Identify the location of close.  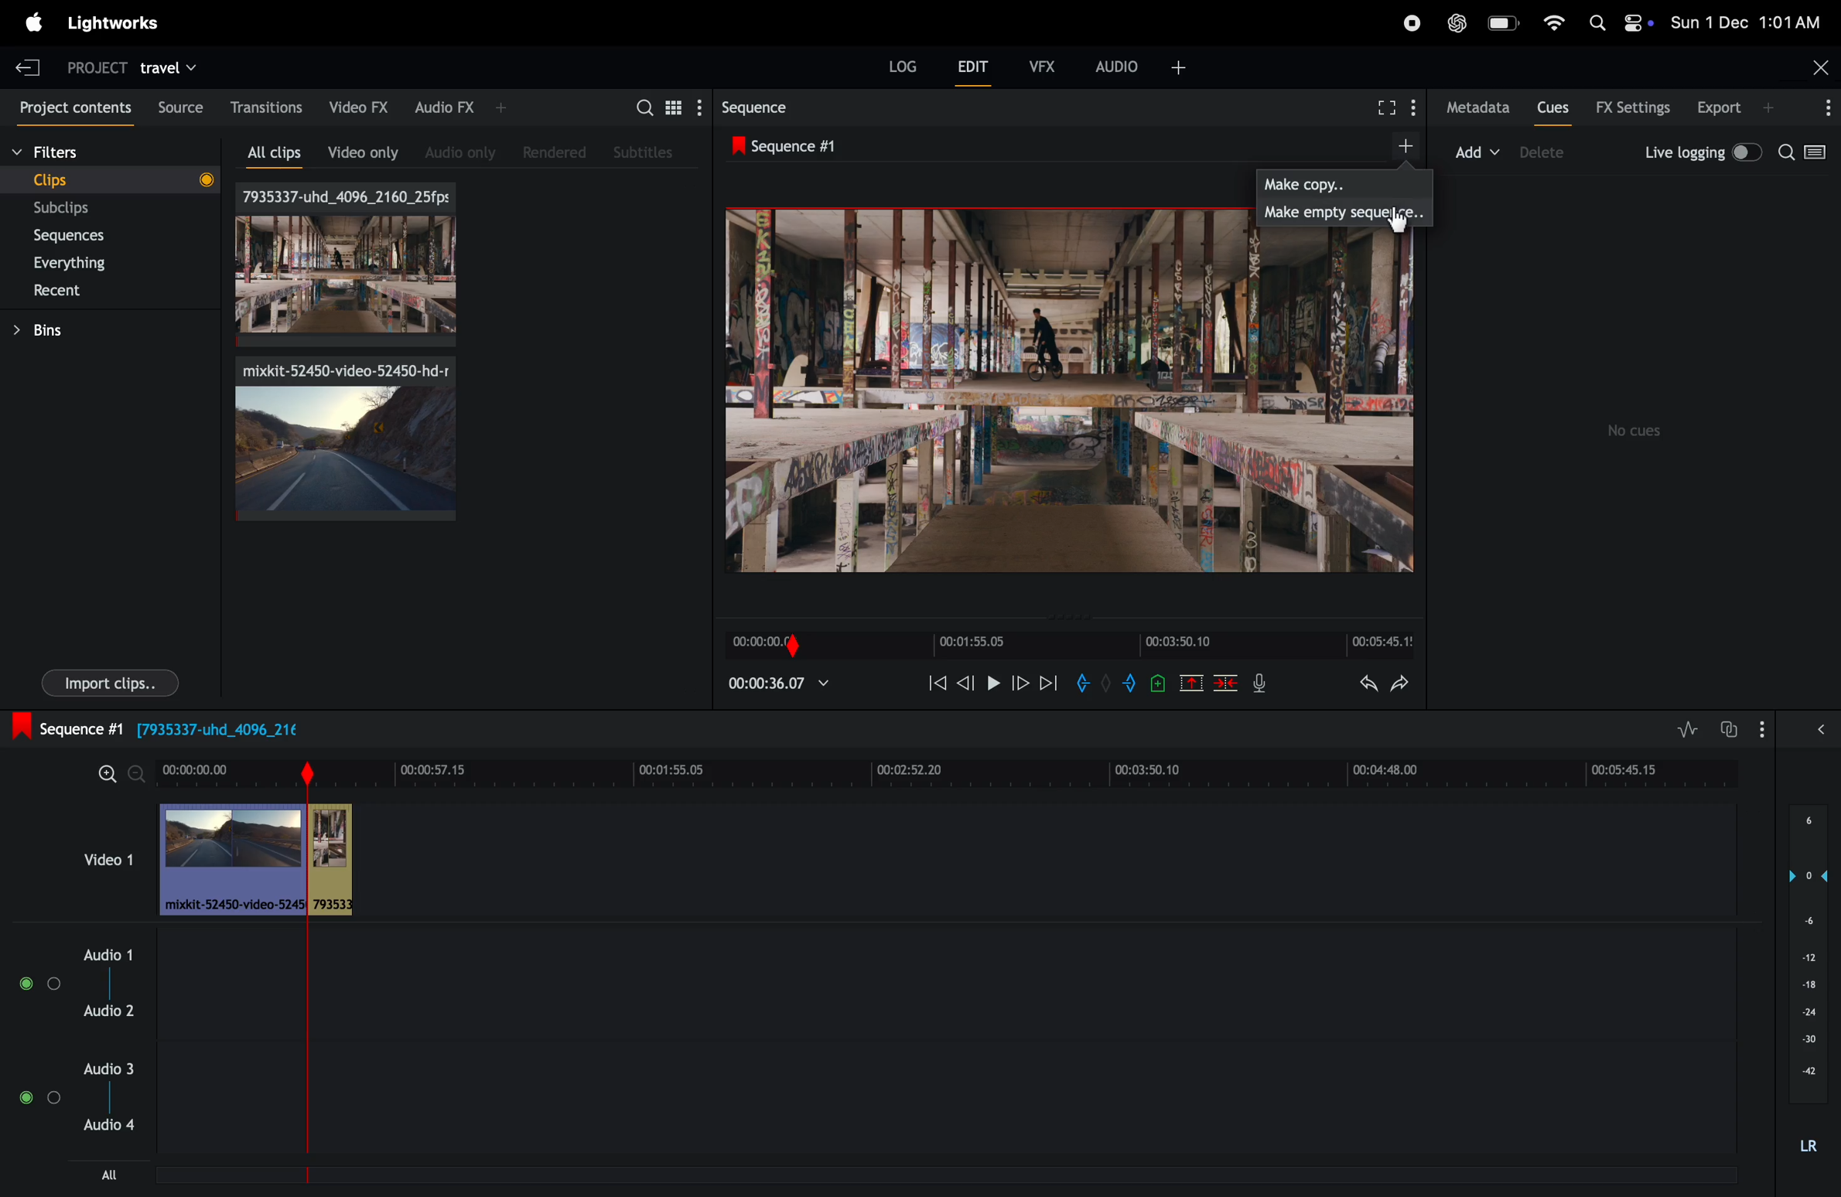
(1821, 65).